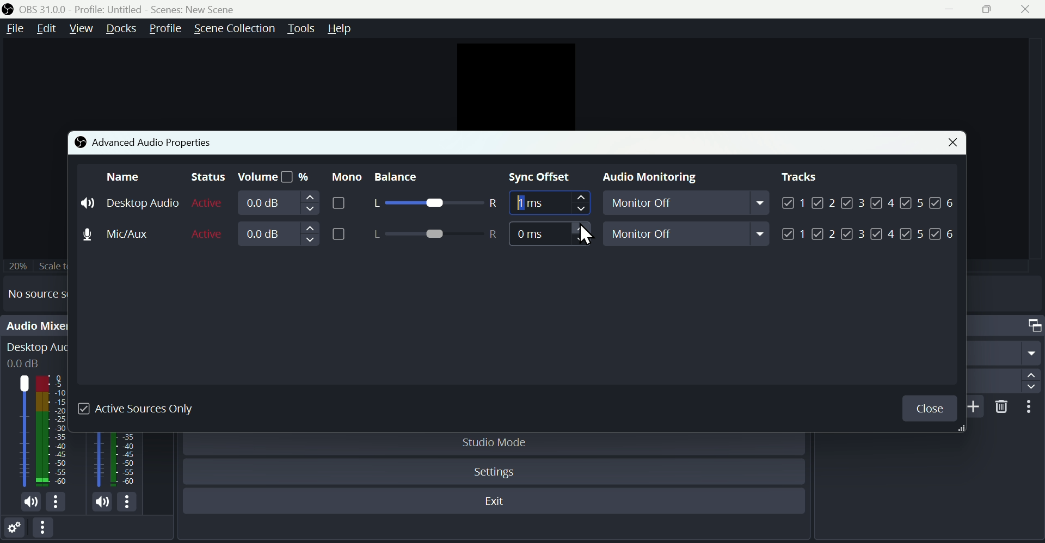 The height and width of the screenshot is (543, 1045). Describe the element at coordinates (800, 177) in the screenshot. I see `Tracks` at that location.